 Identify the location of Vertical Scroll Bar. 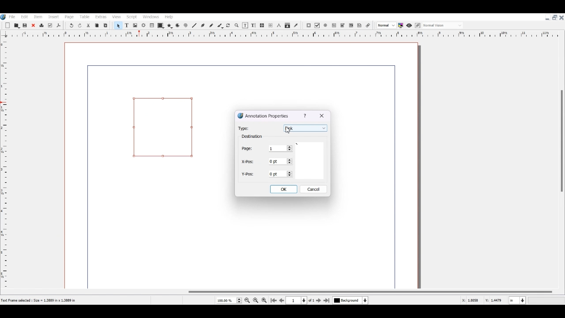
(561, 159).